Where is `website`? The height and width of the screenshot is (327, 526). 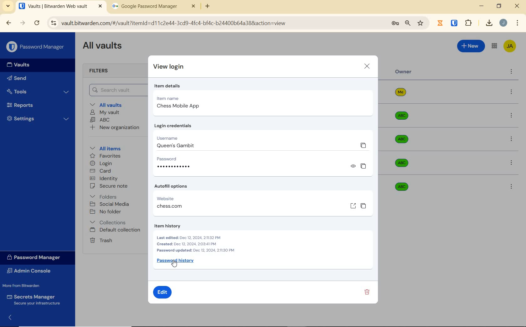
website is located at coordinates (172, 199).